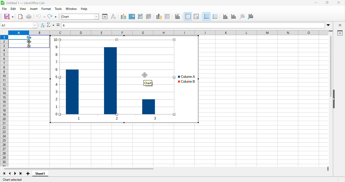  Describe the element at coordinates (147, 75) in the screenshot. I see `cursor` at that location.